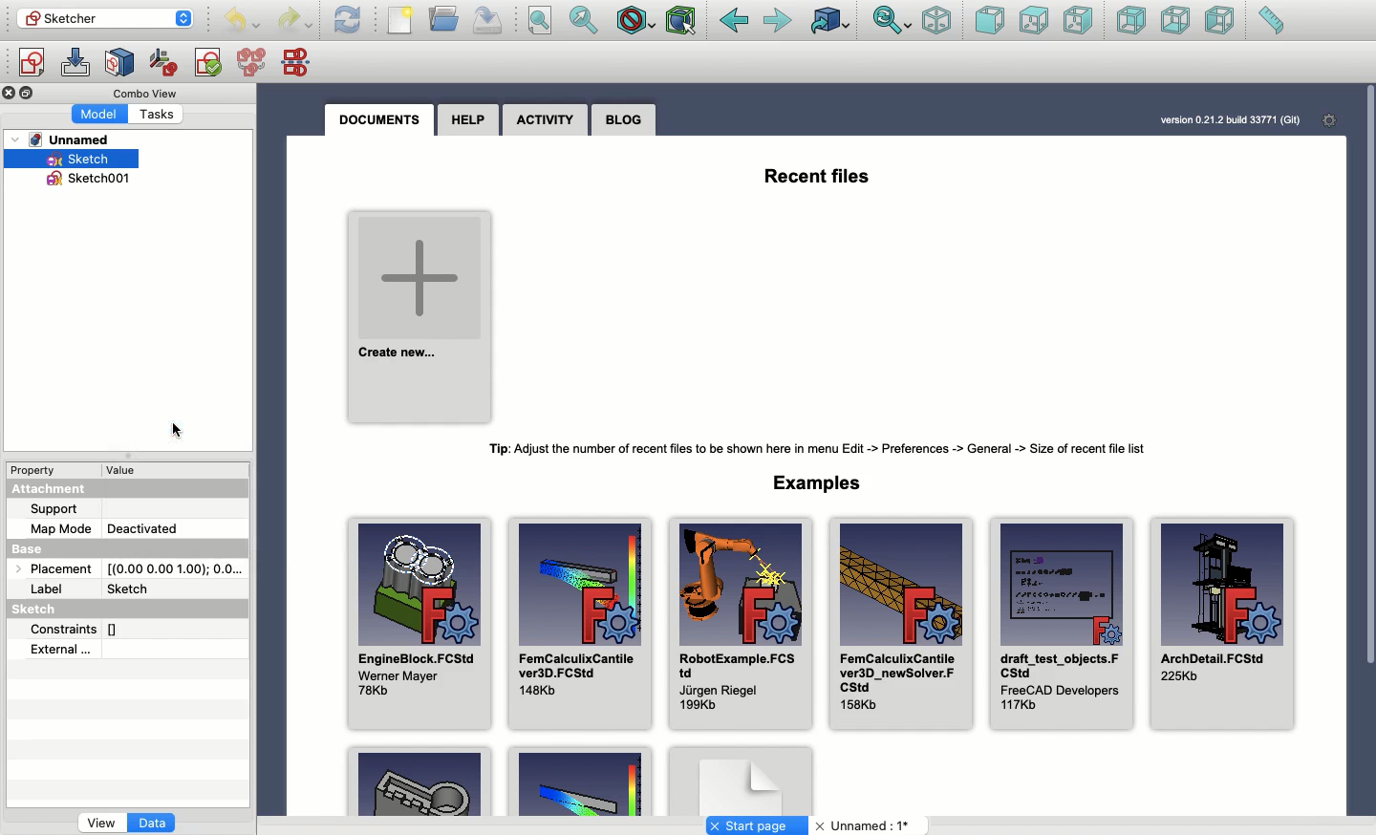 The image size is (1376, 835). What do you see at coordinates (63, 509) in the screenshot?
I see `Support` at bounding box center [63, 509].